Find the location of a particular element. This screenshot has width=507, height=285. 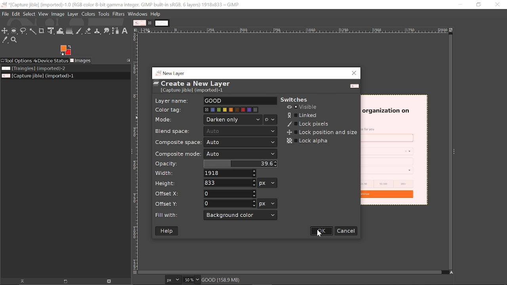

Navigate this display is located at coordinates (452, 273).